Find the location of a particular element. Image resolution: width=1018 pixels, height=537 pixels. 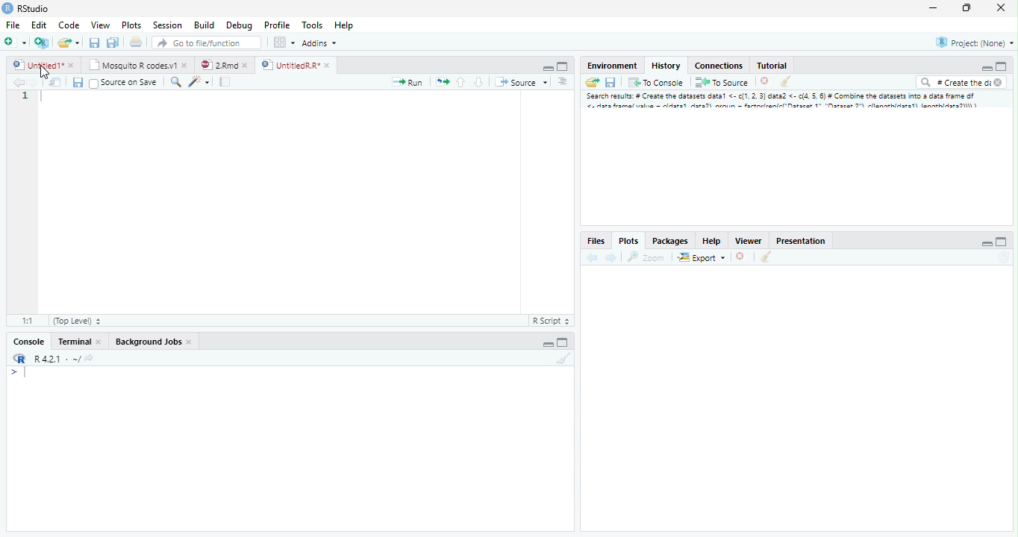

Plots is located at coordinates (131, 26).